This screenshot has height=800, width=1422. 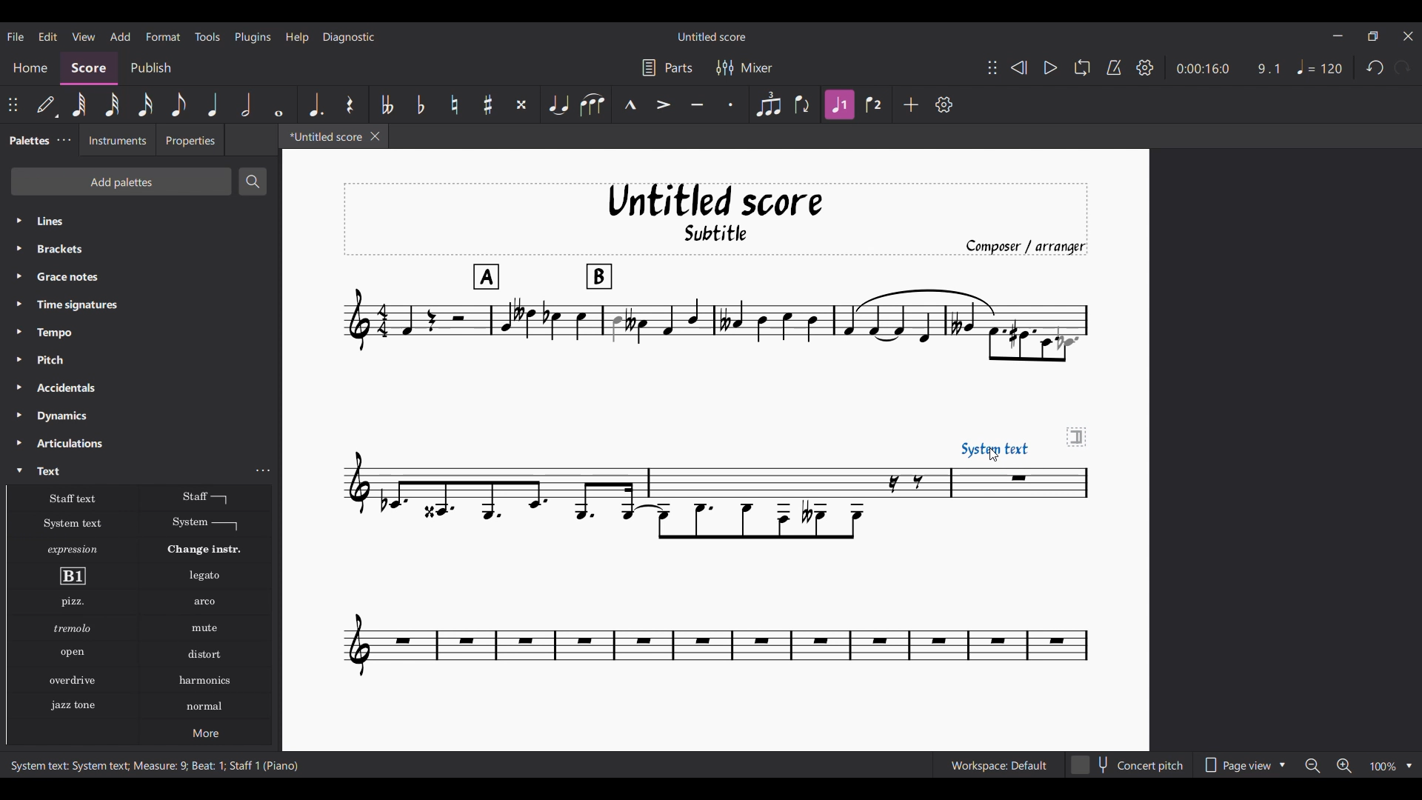 What do you see at coordinates (13, 104) in the screenshot?
I see `Change position` at bounding box center [13, 104].